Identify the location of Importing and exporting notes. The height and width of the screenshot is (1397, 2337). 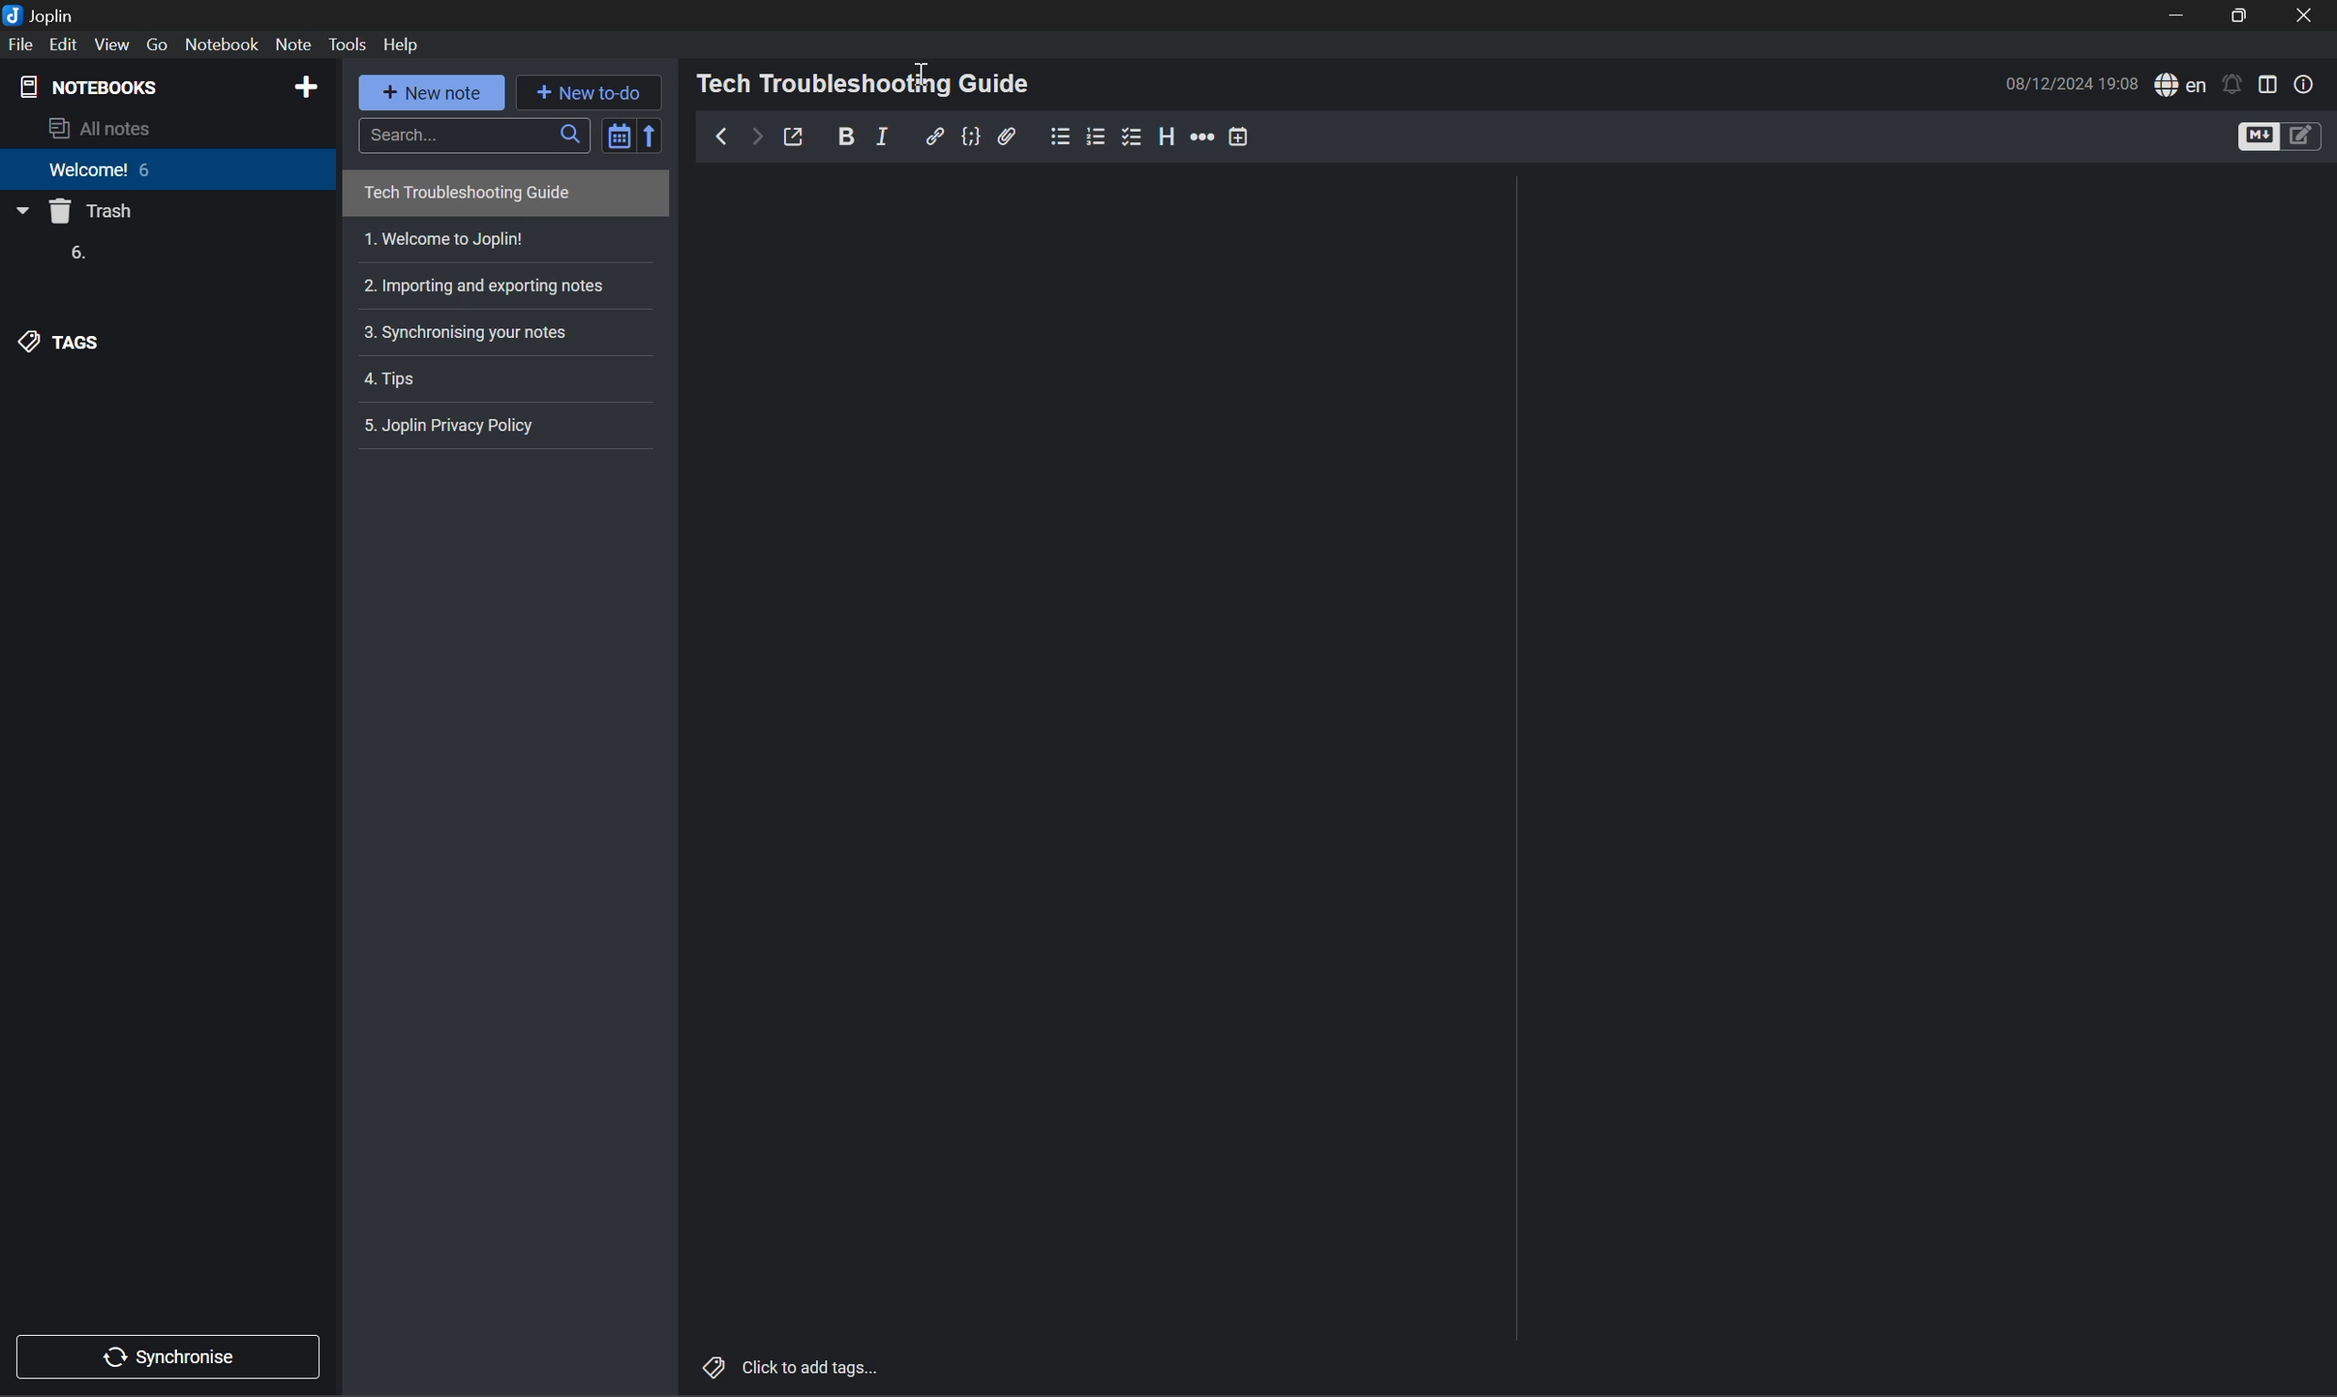
(491, 284).